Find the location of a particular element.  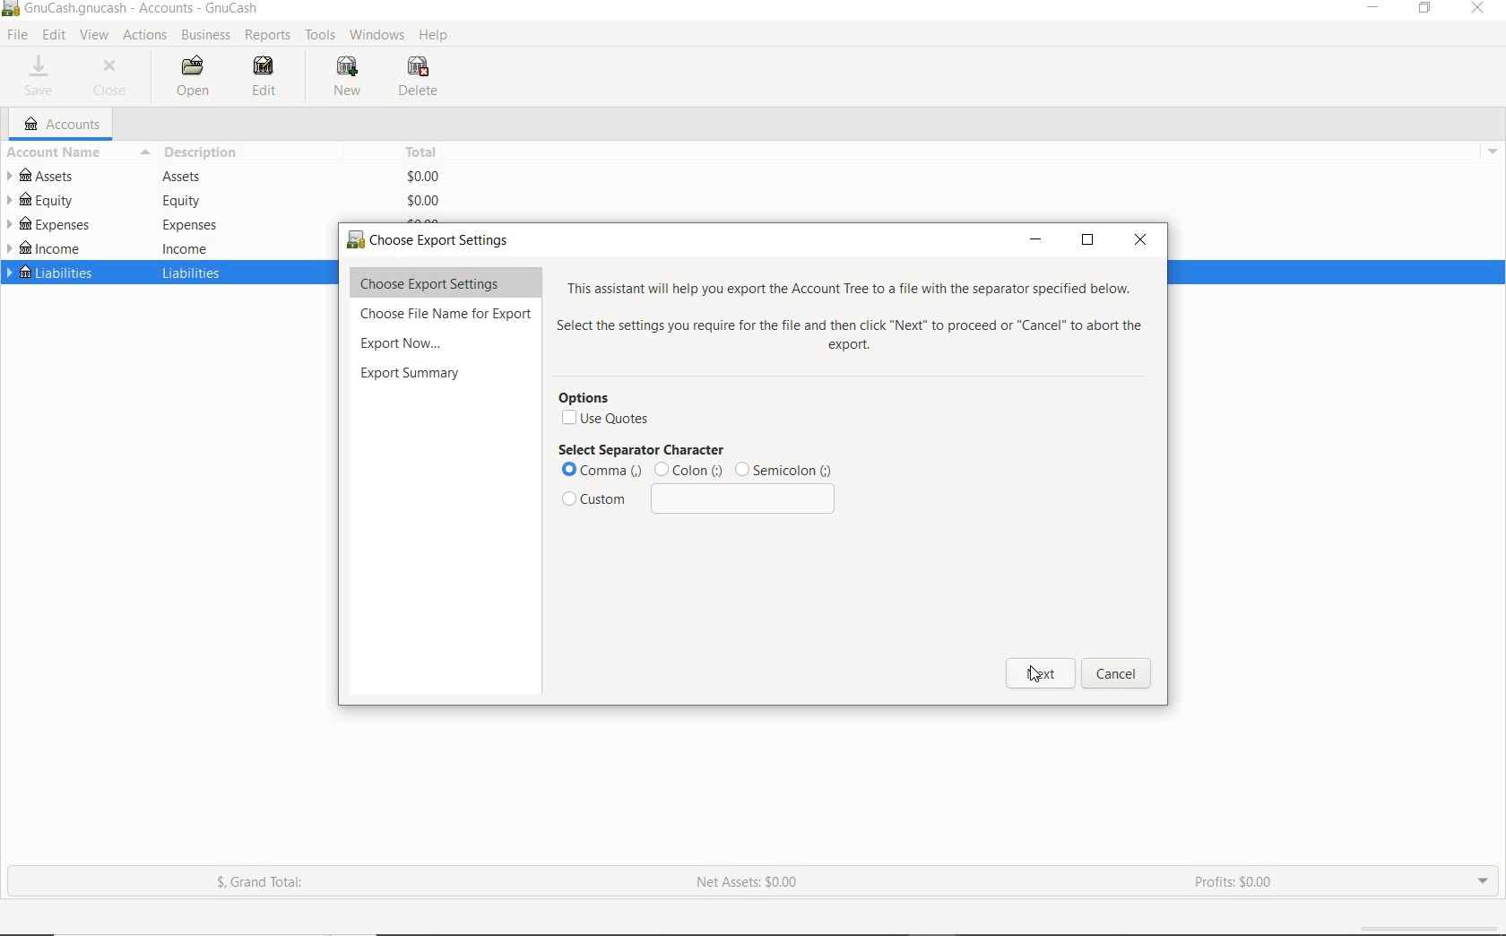

EQUITY is located at coordinates (47, 200).